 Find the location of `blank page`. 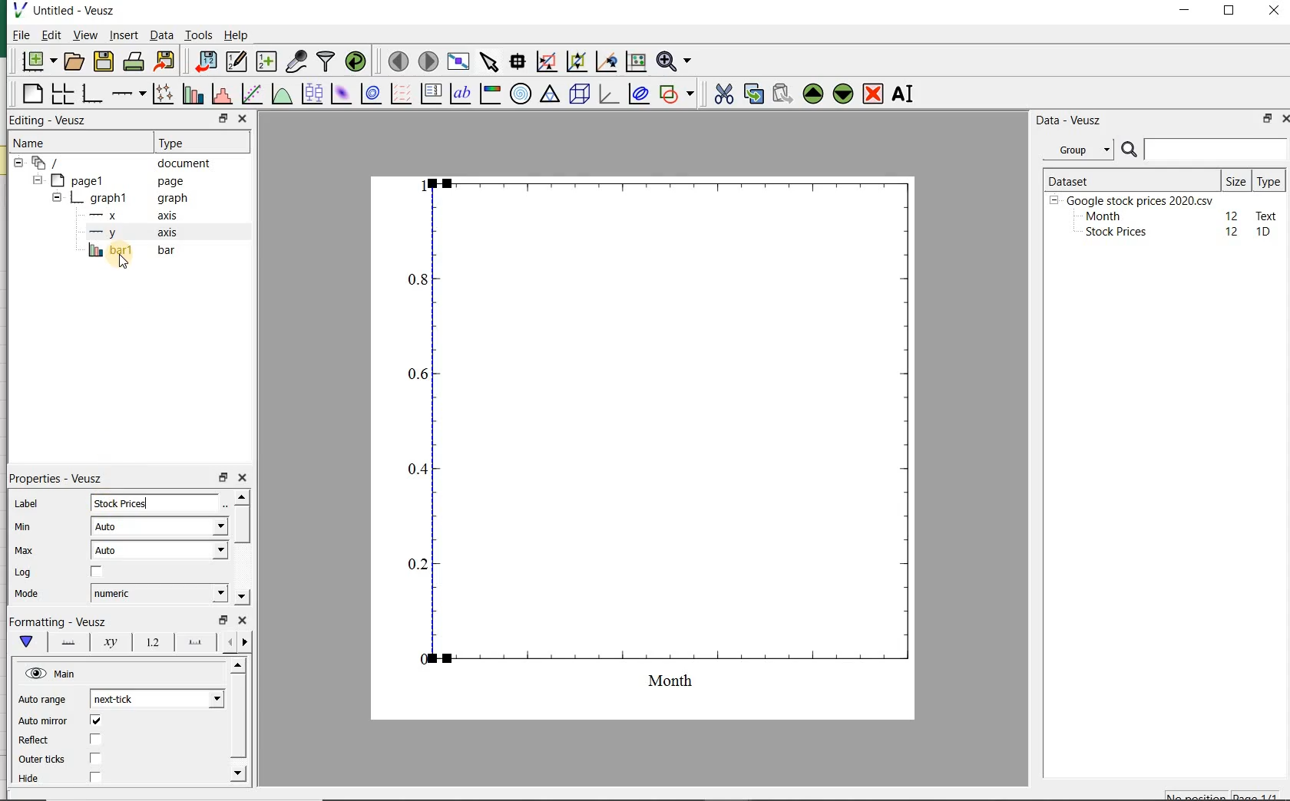

blank page is located at coordinates (31, 96).